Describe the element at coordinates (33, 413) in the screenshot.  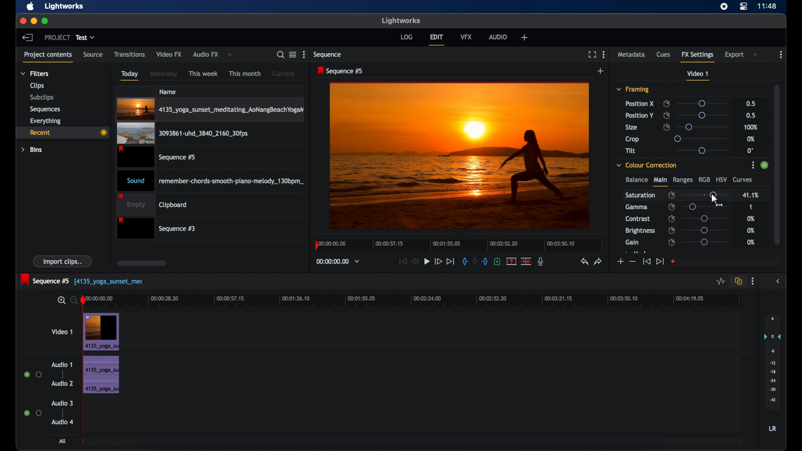
I see `radio buttons` at that location.